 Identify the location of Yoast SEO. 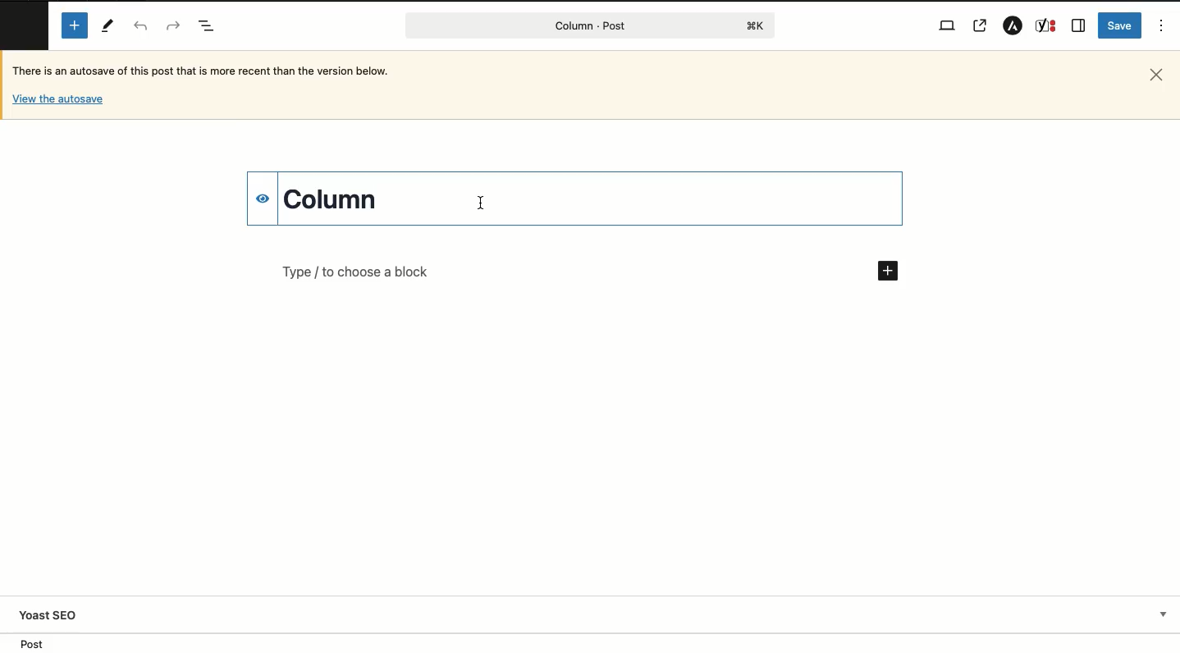
(595, 614).